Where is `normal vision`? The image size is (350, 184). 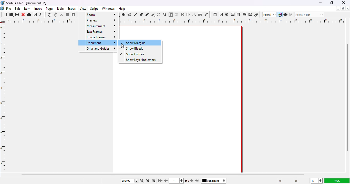 normal vision is located at coordinates (310, 15).